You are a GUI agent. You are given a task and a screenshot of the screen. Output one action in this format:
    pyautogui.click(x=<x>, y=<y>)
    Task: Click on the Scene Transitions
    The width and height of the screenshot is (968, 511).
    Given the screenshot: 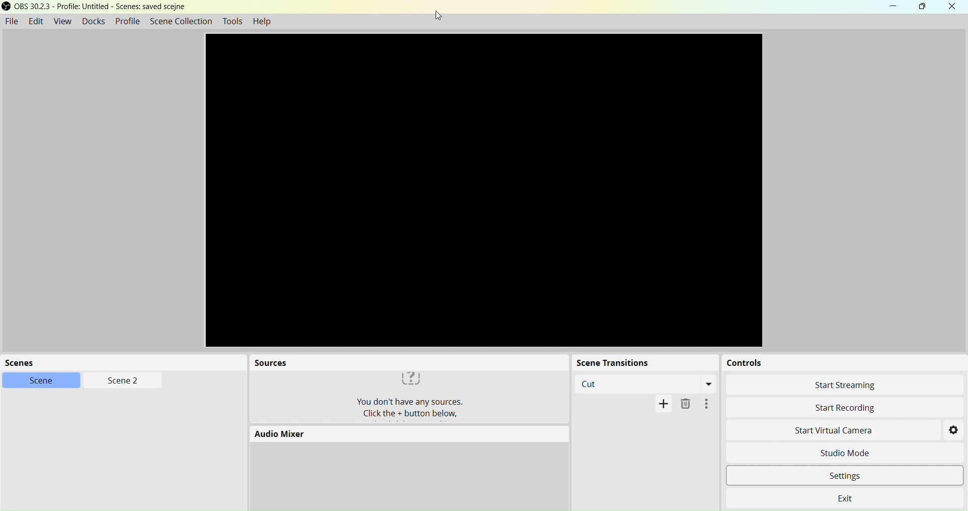 What is the action you would take?
    pyautogui.click(x=641, y=363)
    